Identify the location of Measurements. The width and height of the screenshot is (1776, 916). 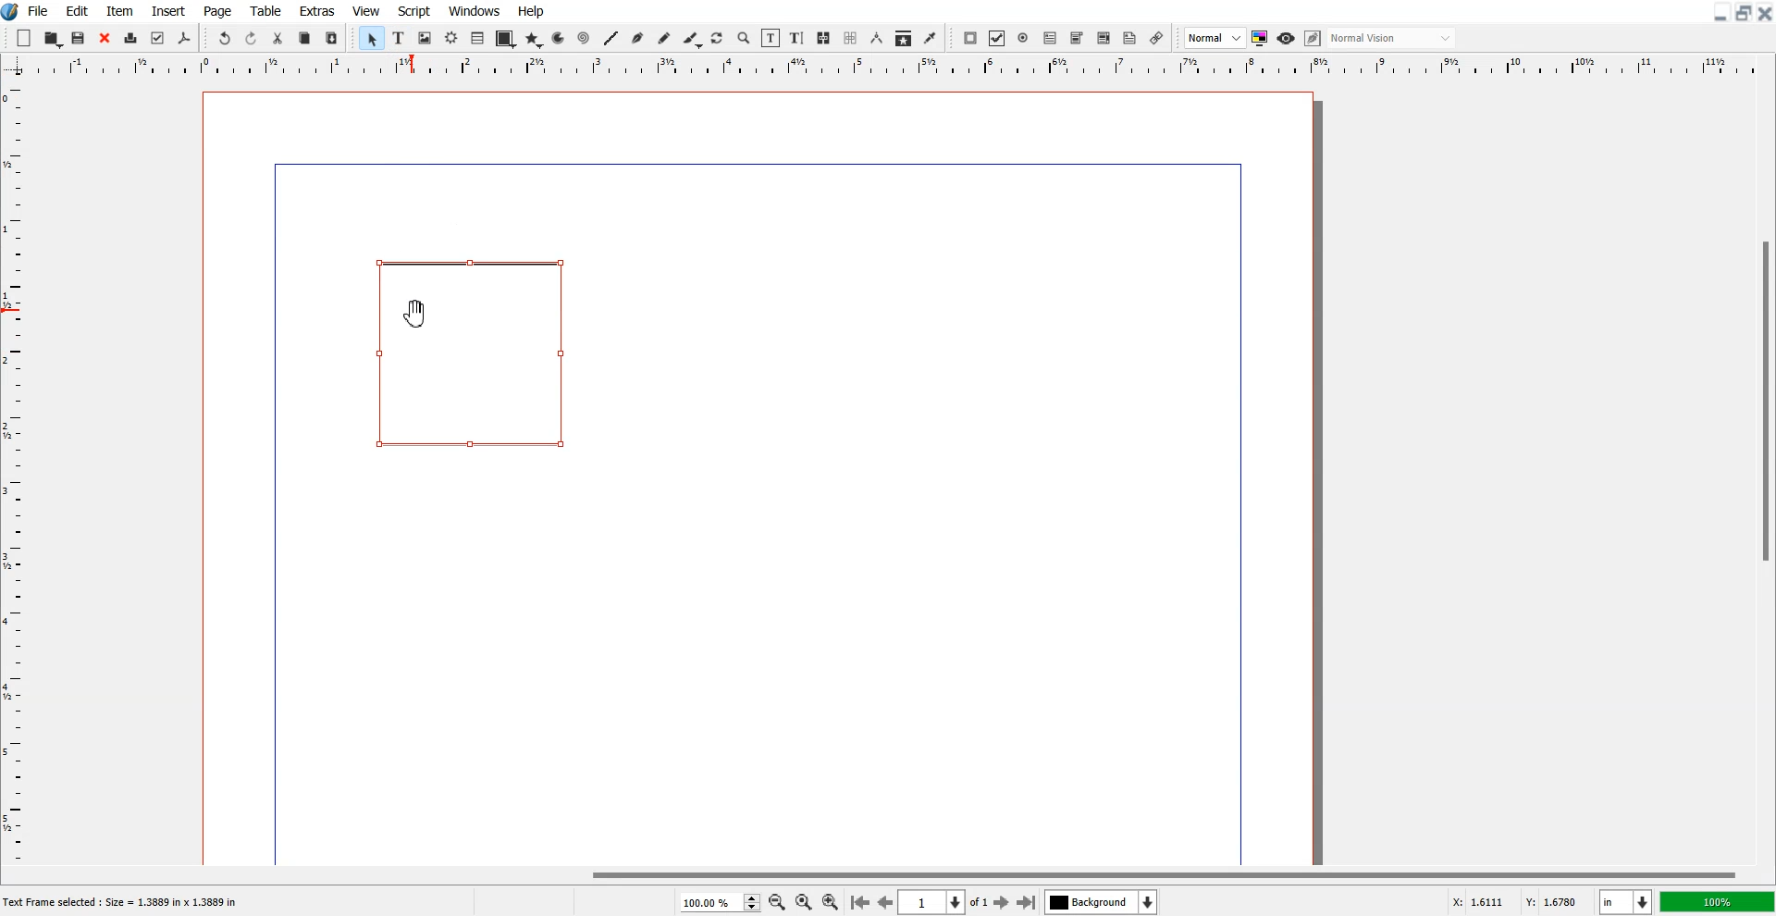
(878, 38).